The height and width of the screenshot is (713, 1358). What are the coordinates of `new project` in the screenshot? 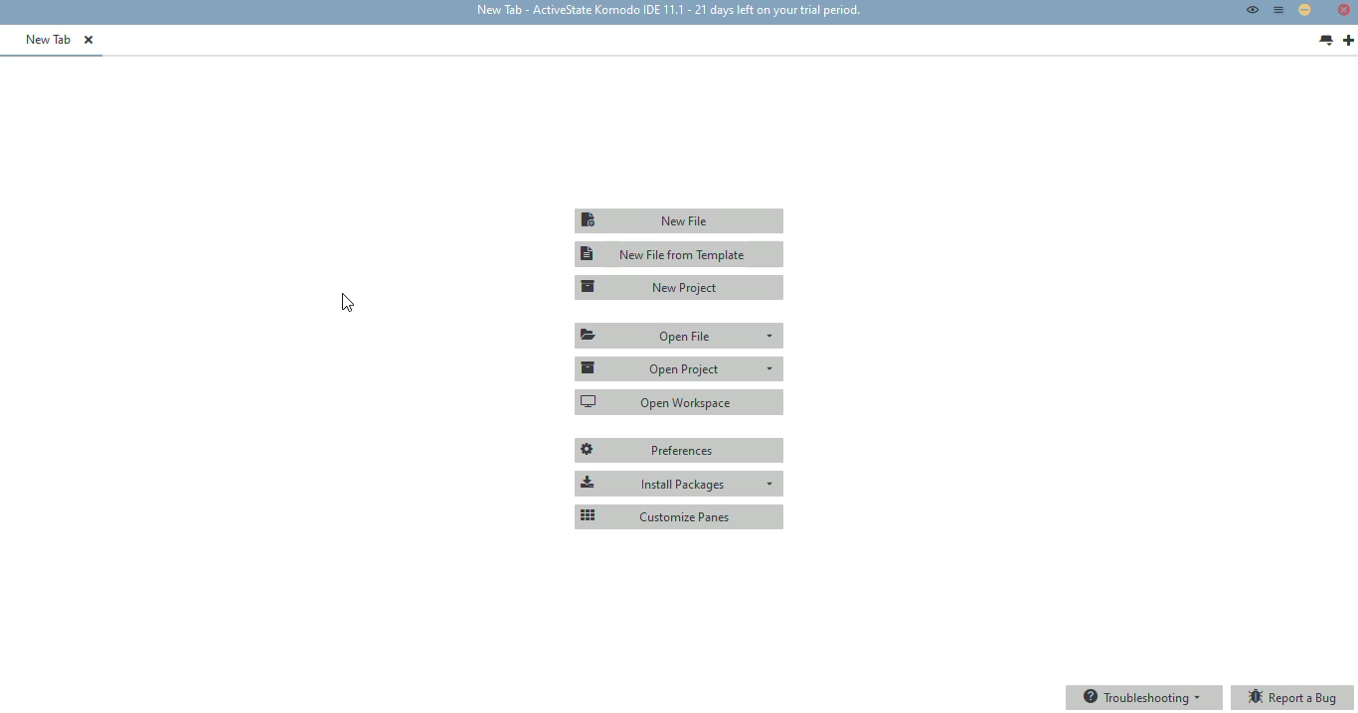 It's located at (679, 287).